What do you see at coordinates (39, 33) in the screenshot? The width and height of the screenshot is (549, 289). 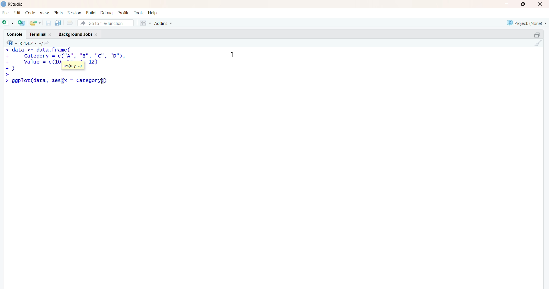 I see `Terminal` at bounding box center [39, 33].